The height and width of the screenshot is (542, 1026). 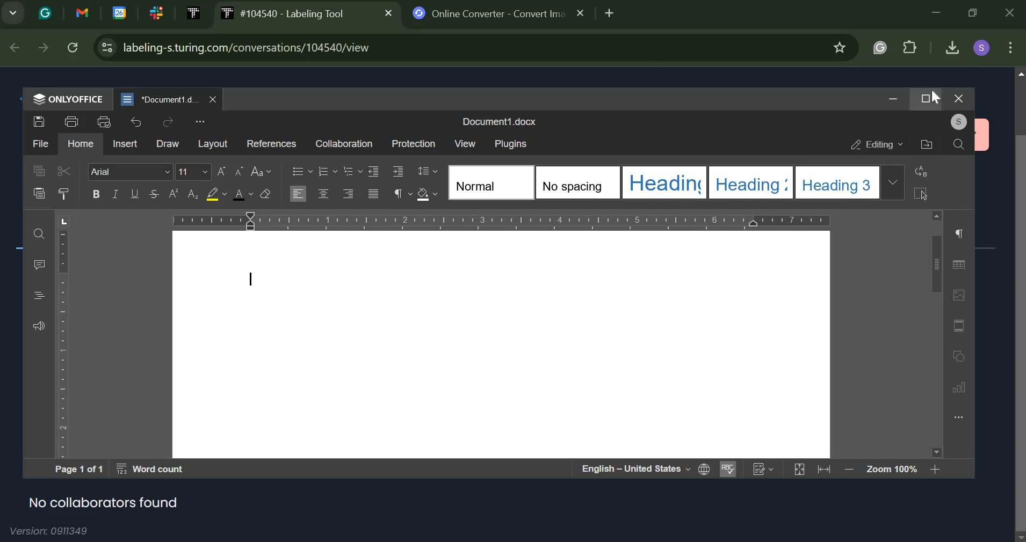 What do you see at coordinates (960, 325) in the screenshot?
I see `Header and footer` at bounding box center [960, 325].